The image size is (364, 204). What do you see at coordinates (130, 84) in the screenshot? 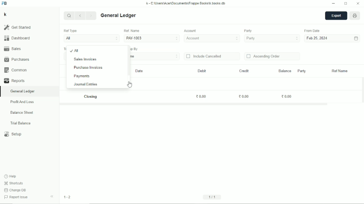
I see `Cursor` at bounding box center [130, 84].